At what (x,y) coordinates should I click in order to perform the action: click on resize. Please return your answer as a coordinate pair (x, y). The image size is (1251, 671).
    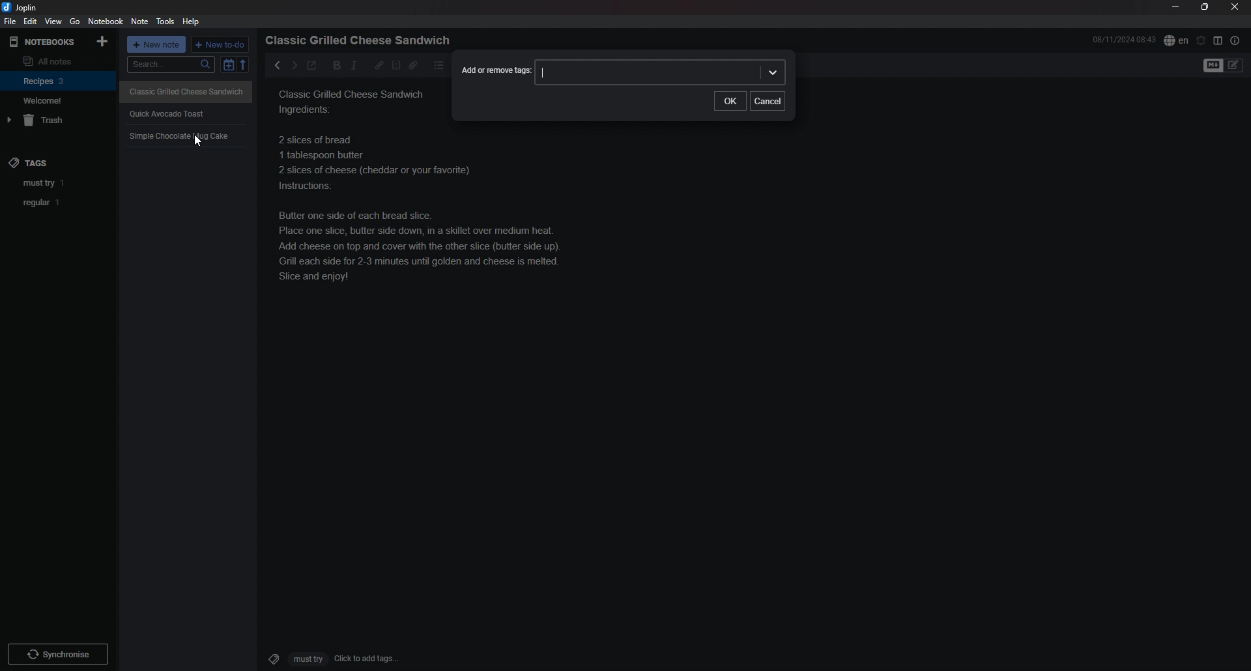
    Looking at the image, I should click on (1205, 7).